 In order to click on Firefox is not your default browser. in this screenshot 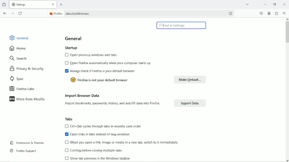, I will do `click(101, 80)`.